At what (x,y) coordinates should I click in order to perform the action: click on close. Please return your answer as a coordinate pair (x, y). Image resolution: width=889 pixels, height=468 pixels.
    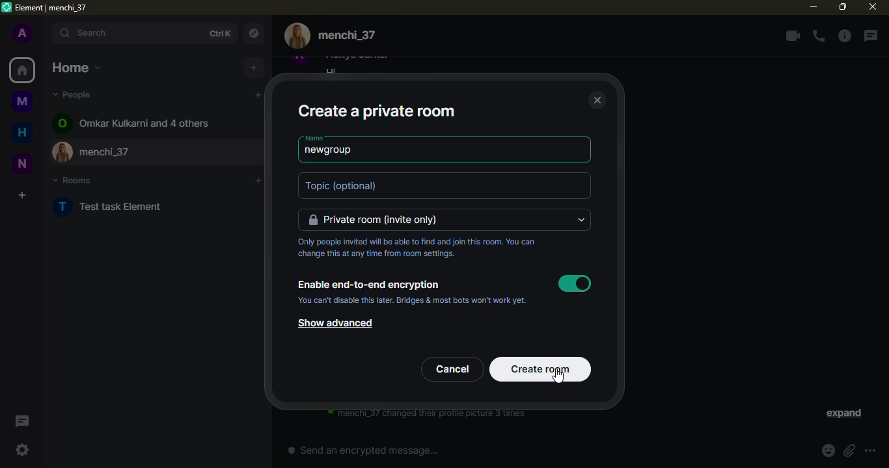
    Looking at the image, I should click on (597, 99).